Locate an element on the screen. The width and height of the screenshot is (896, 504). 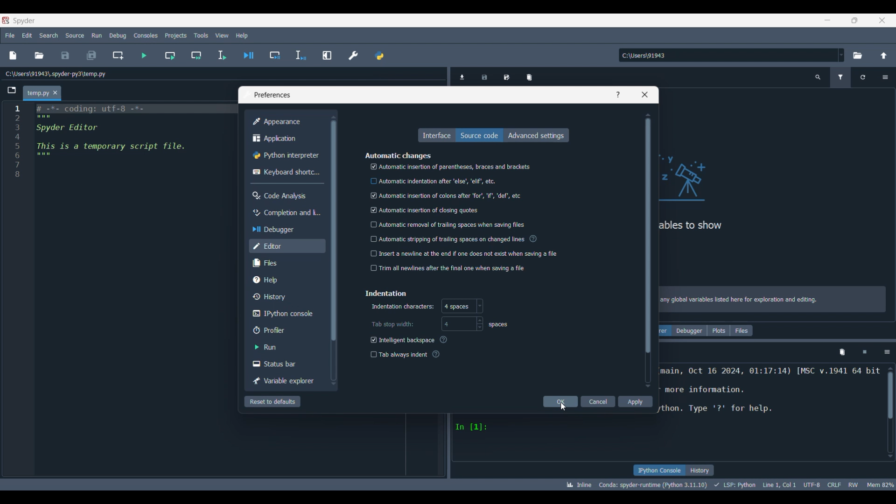
Options is located at coordinates (888, 352).